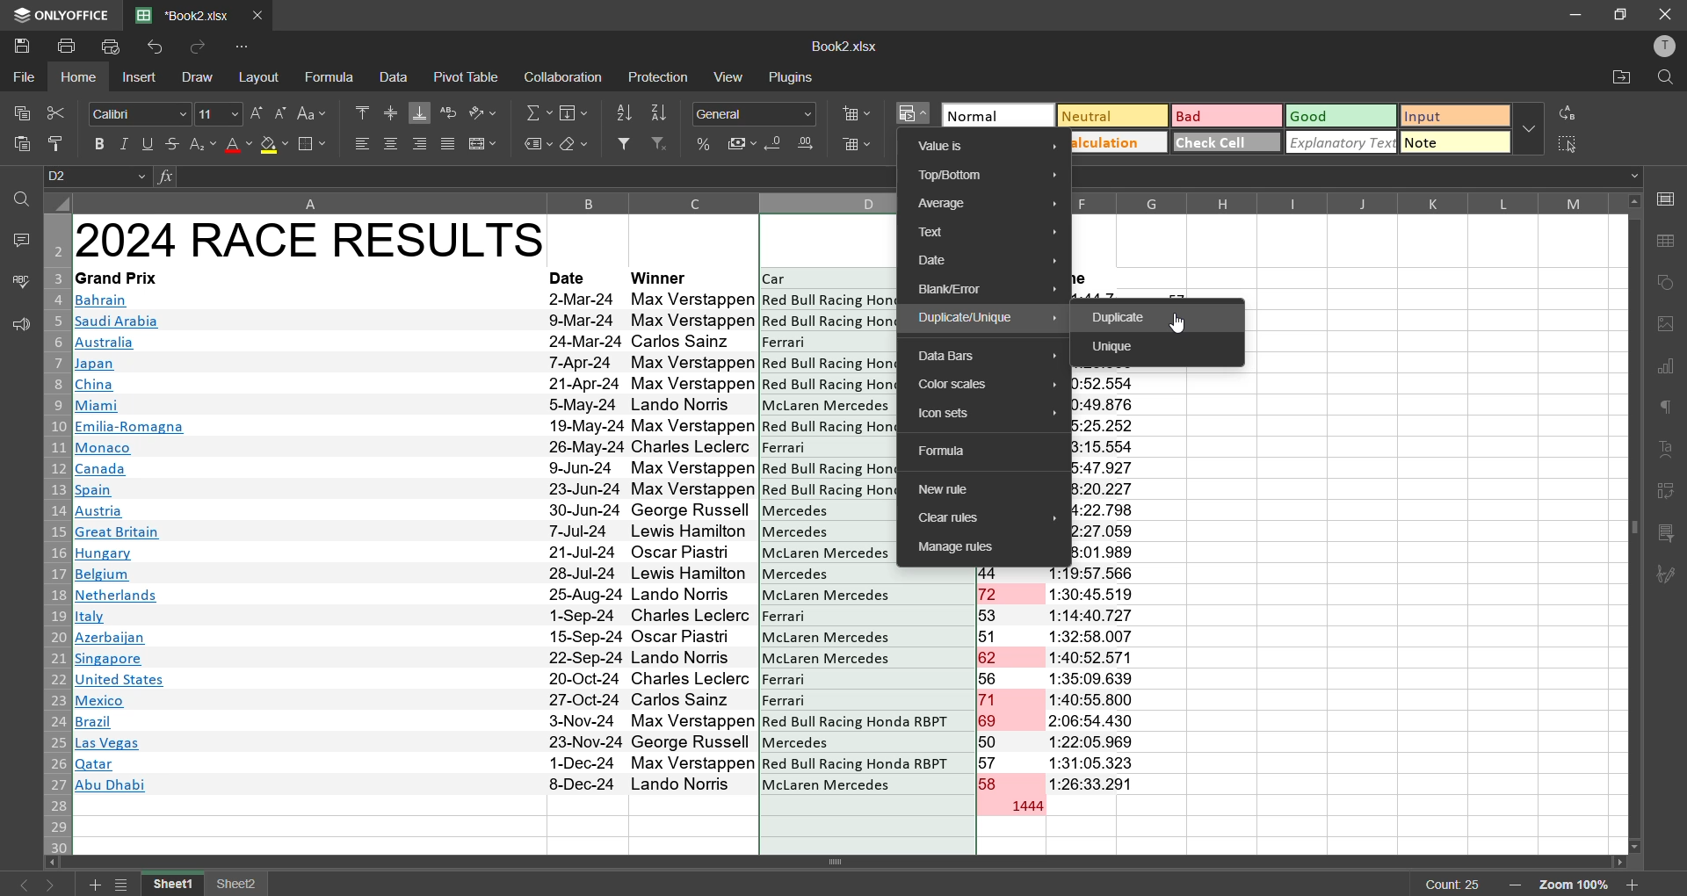 Image resolution: width=1687 pixels, height=896 pixels. I want to click on filter, so click(624, 143).